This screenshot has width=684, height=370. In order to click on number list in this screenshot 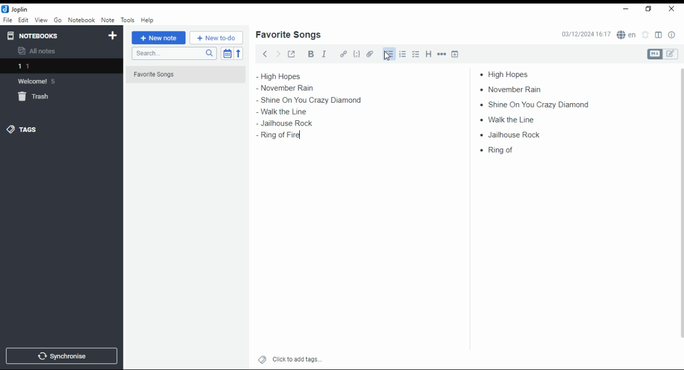, I will do `click(403, 53)`.